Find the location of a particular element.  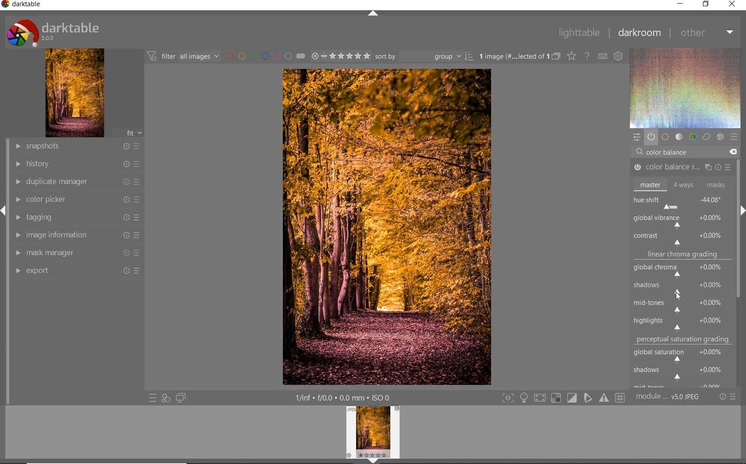

snapshots is located at coordinates (79, 147).